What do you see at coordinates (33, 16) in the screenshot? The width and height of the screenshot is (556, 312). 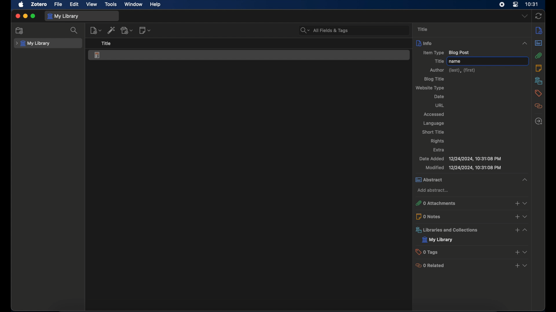 I see `maximize` at bounding box center [33, 16].